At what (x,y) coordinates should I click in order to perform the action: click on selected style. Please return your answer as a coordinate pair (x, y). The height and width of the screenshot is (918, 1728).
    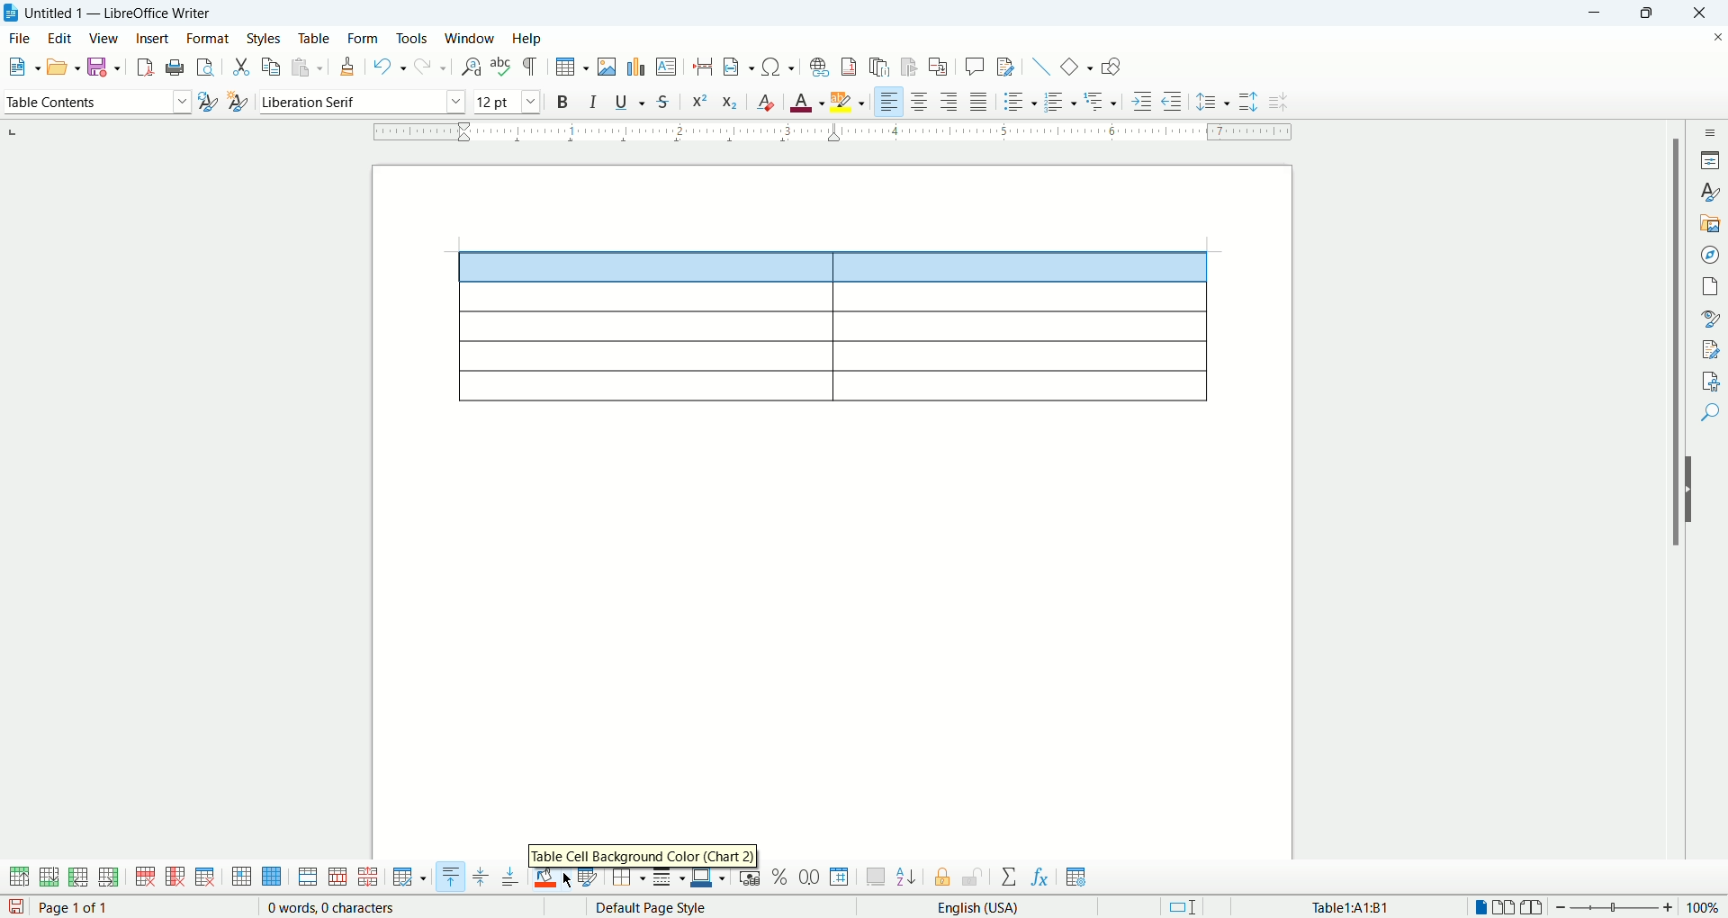
    Looking at the image, I should click on (208, 103).